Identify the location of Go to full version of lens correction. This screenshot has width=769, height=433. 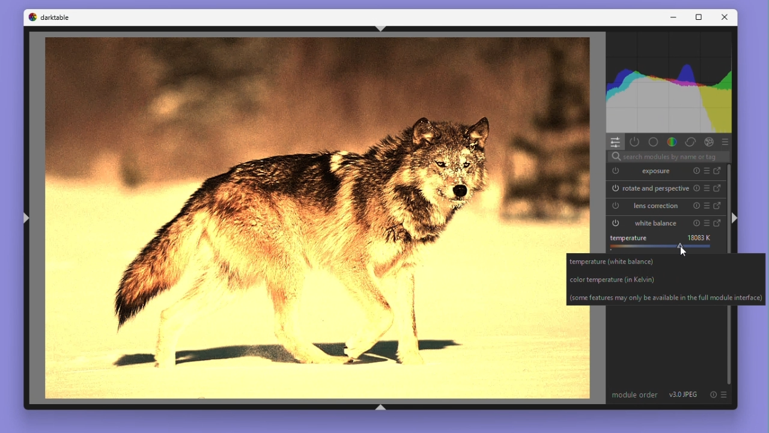
(718, 206).